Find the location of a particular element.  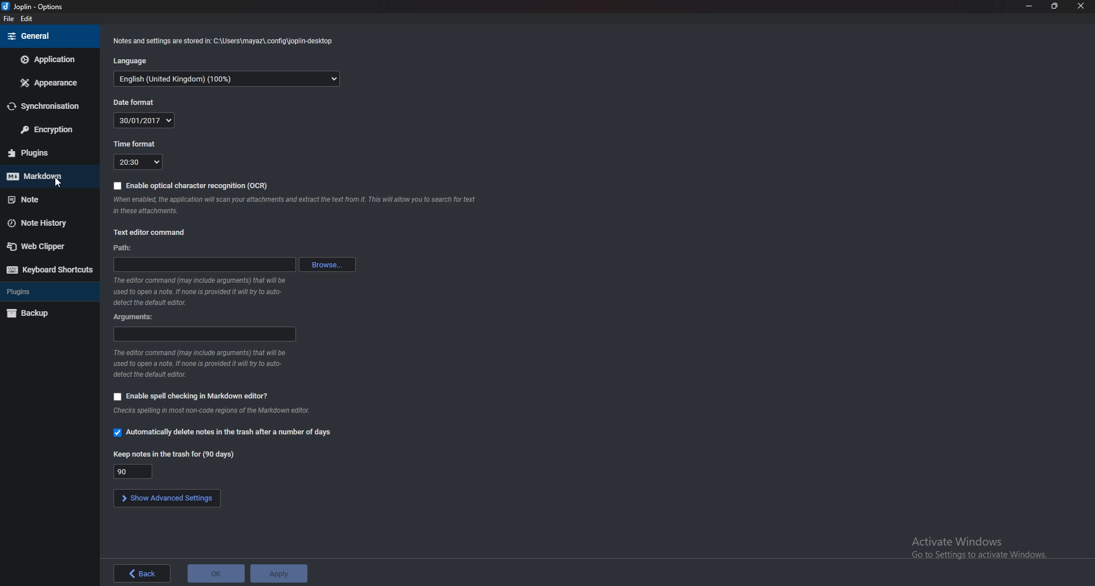

note is located at coordinates (42, 200).